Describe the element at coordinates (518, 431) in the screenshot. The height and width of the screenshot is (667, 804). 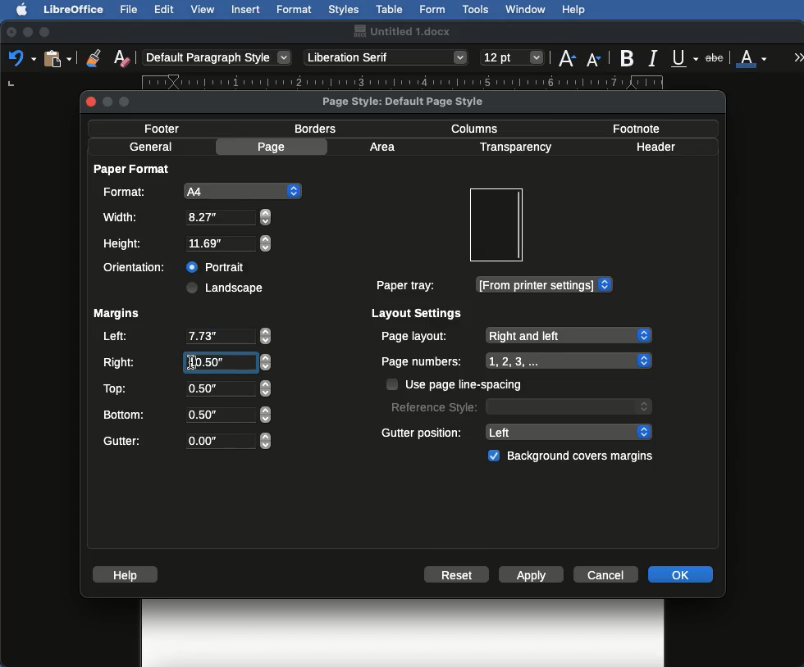
I see `Gutter position` at that location.